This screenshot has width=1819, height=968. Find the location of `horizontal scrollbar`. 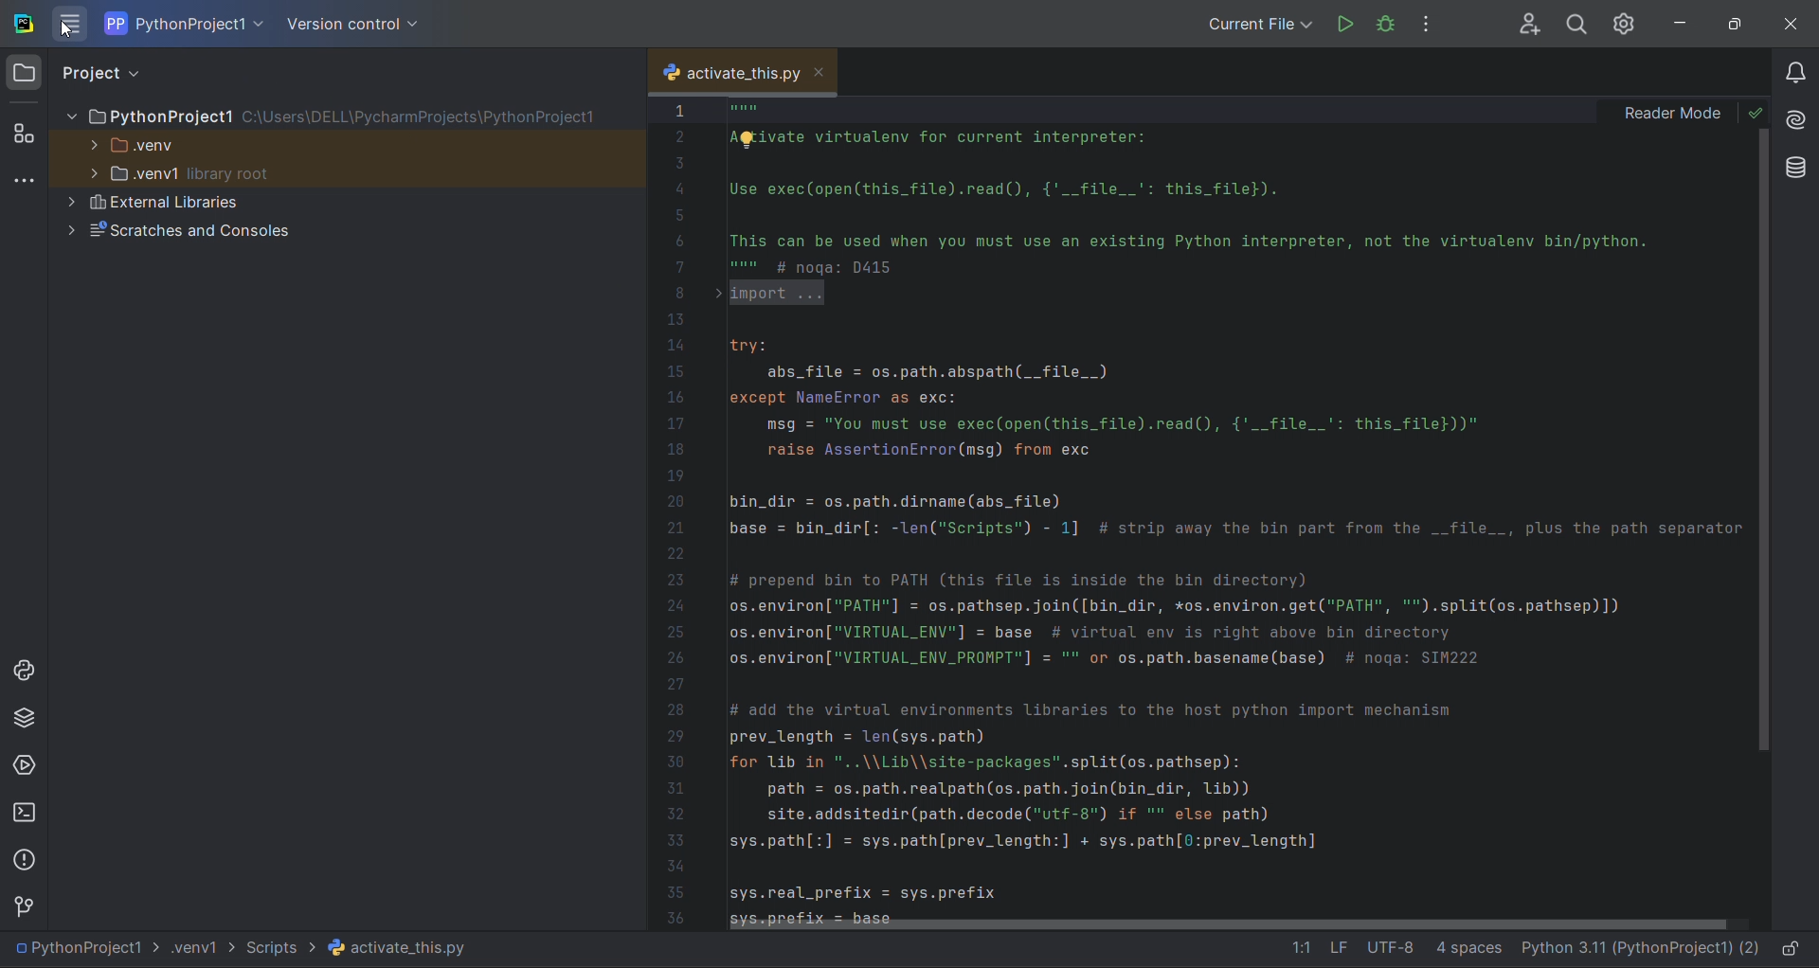

horizontal scrollbar is located at coordinates (1216, 926).